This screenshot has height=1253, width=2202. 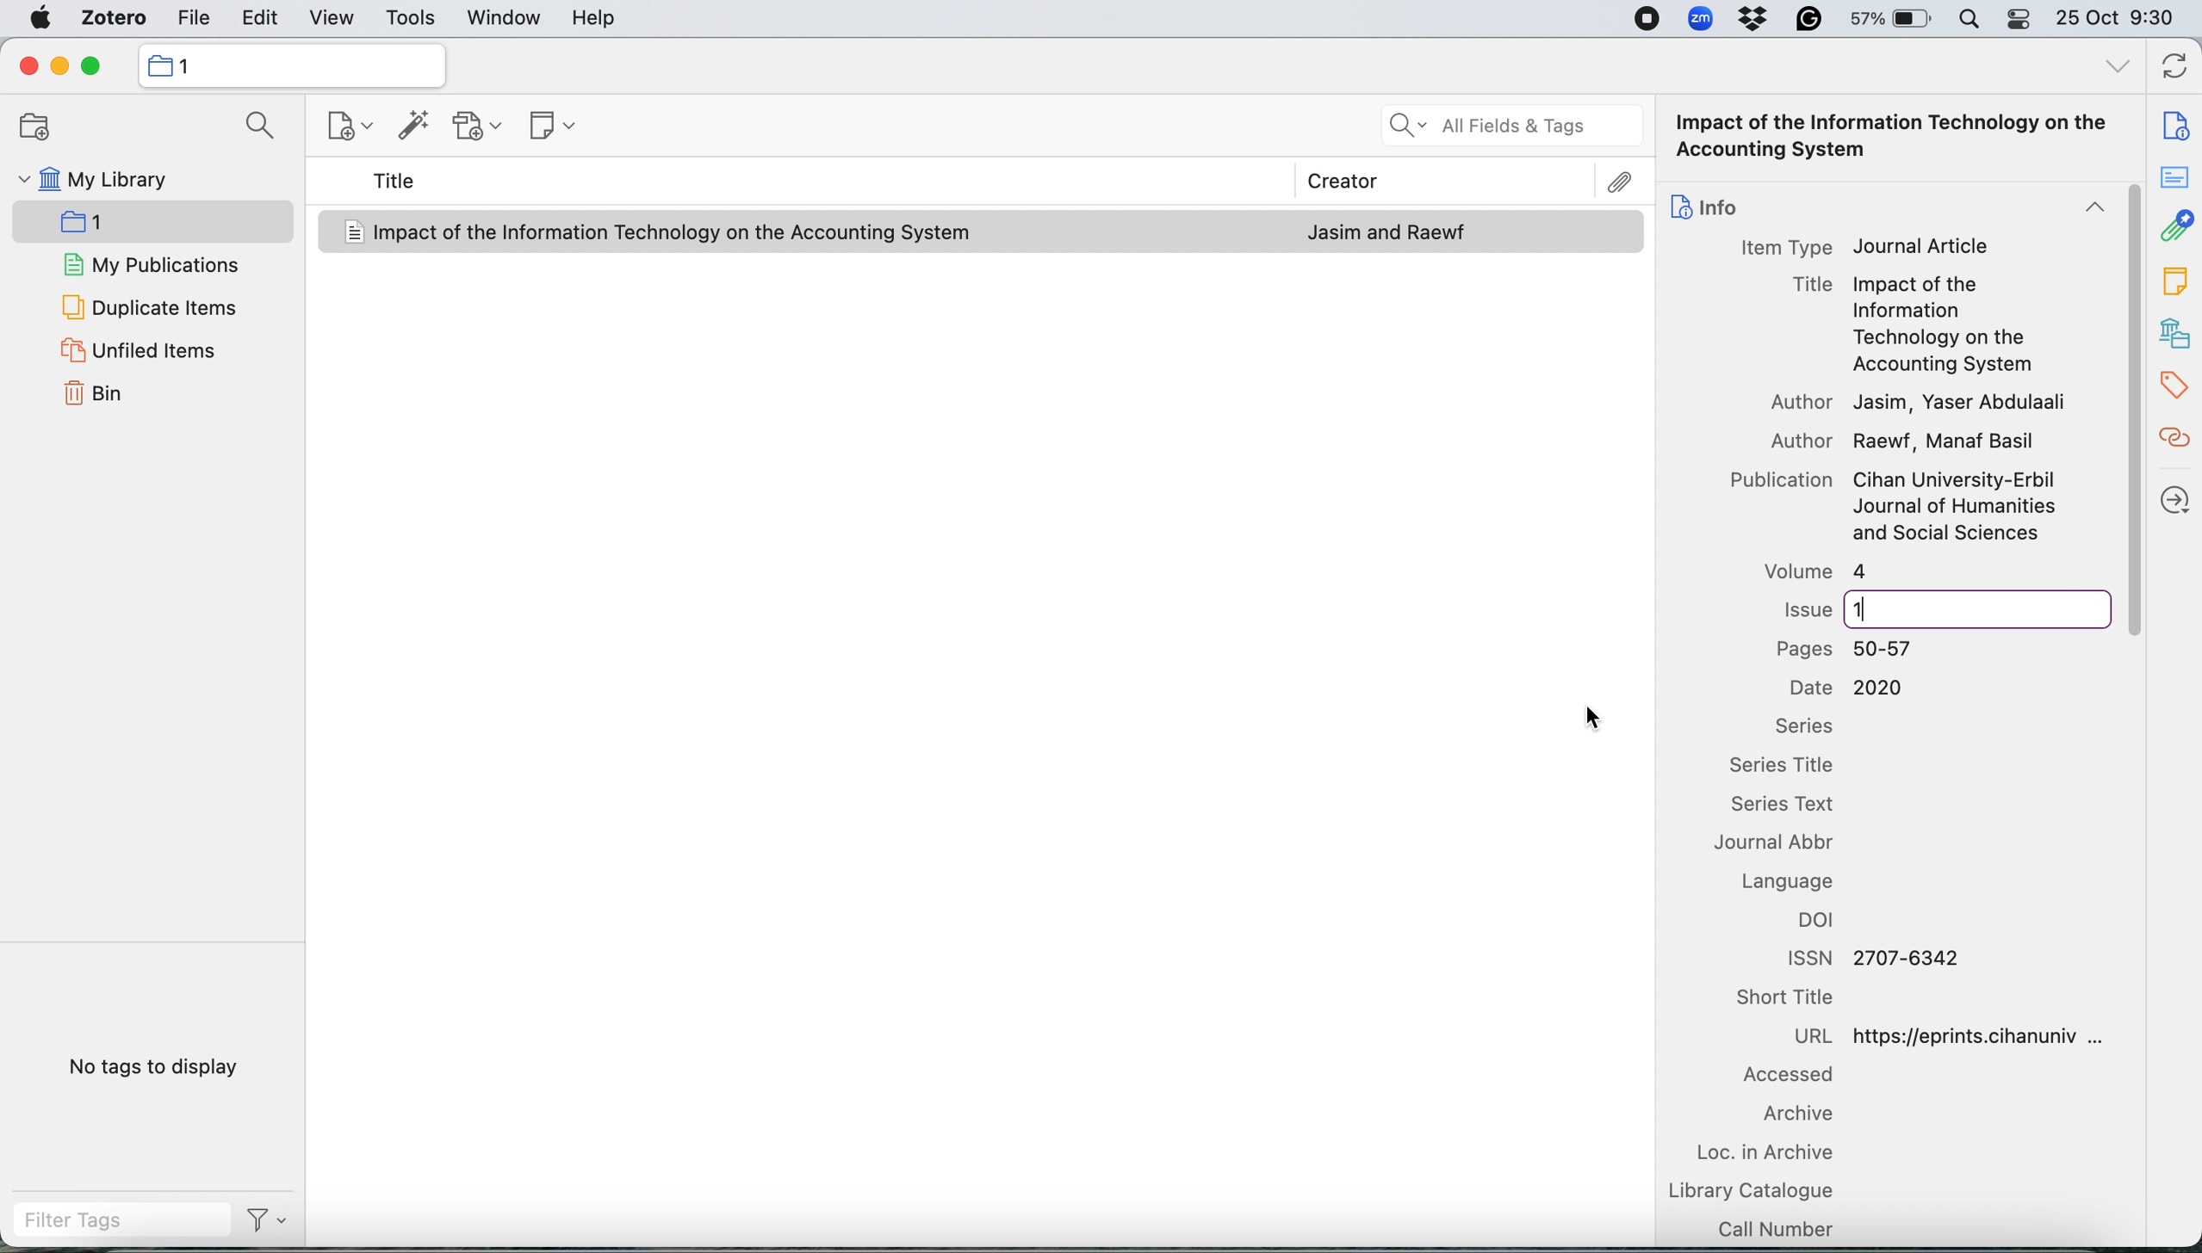 What do you see at coordinates (264, 1224) in the screenshot?
I see `actions` at bounding box center [264, 1224].